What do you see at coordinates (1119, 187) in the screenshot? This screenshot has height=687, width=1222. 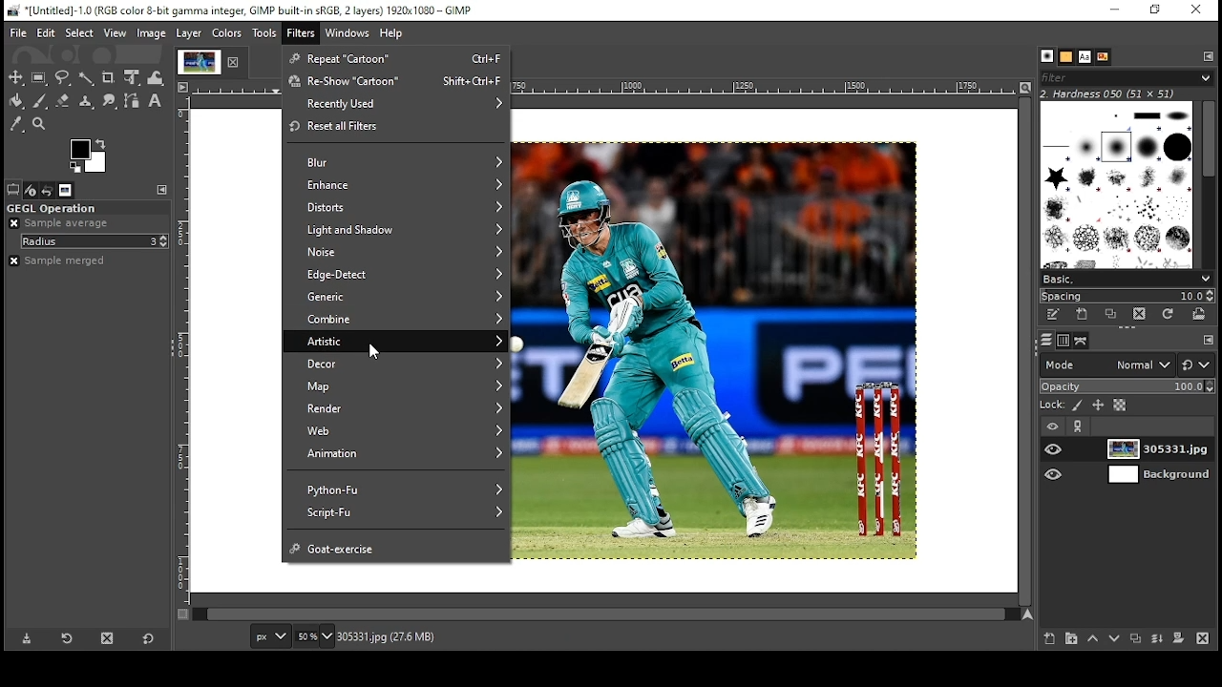 I see `brushes` at bounding box center [1119, 187].